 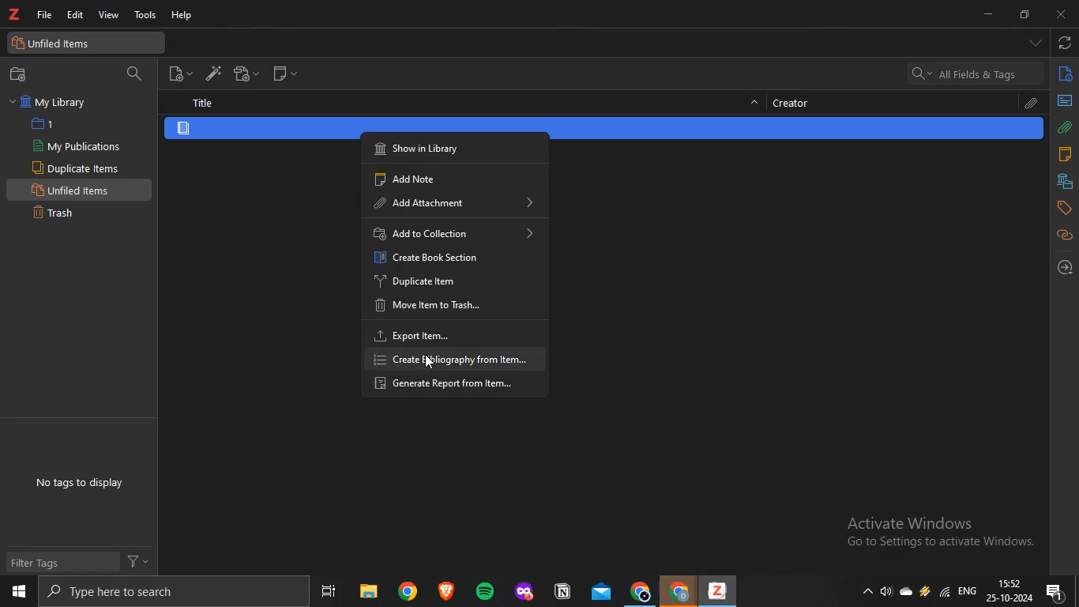 What do you see at coordinates (1065, 207) in the screenshot?
I see `tags` at bounding box center [1065, 207].